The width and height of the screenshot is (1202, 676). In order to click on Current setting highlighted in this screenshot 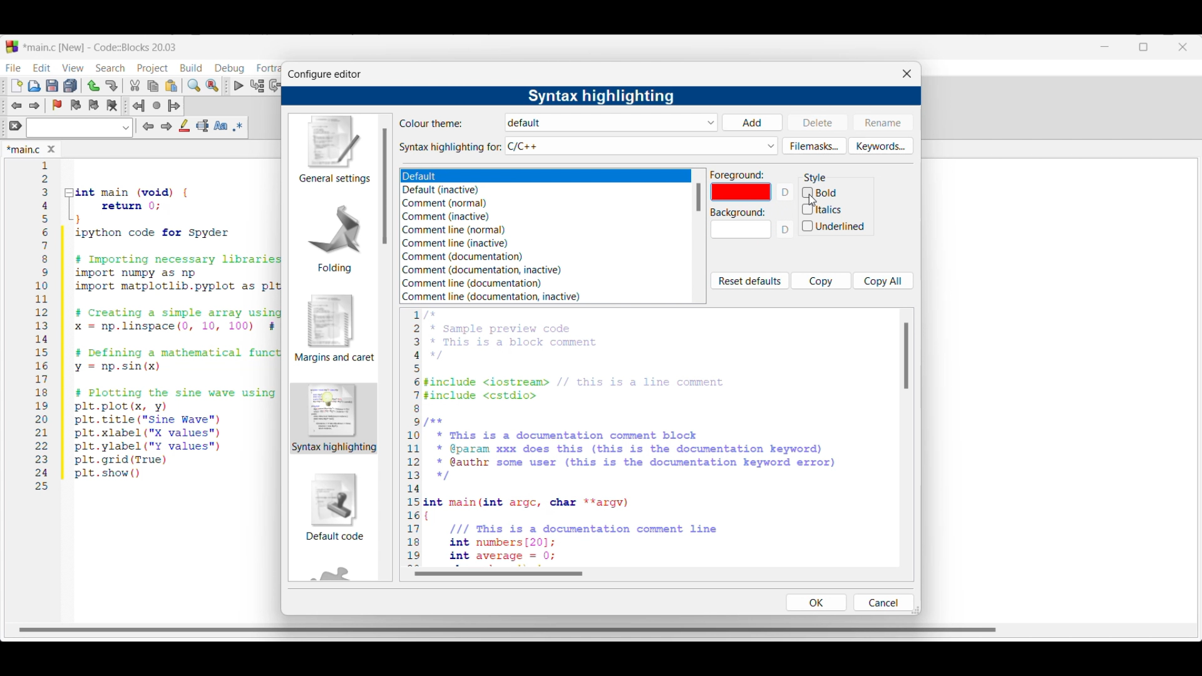, I will do `click(334, 418)`.